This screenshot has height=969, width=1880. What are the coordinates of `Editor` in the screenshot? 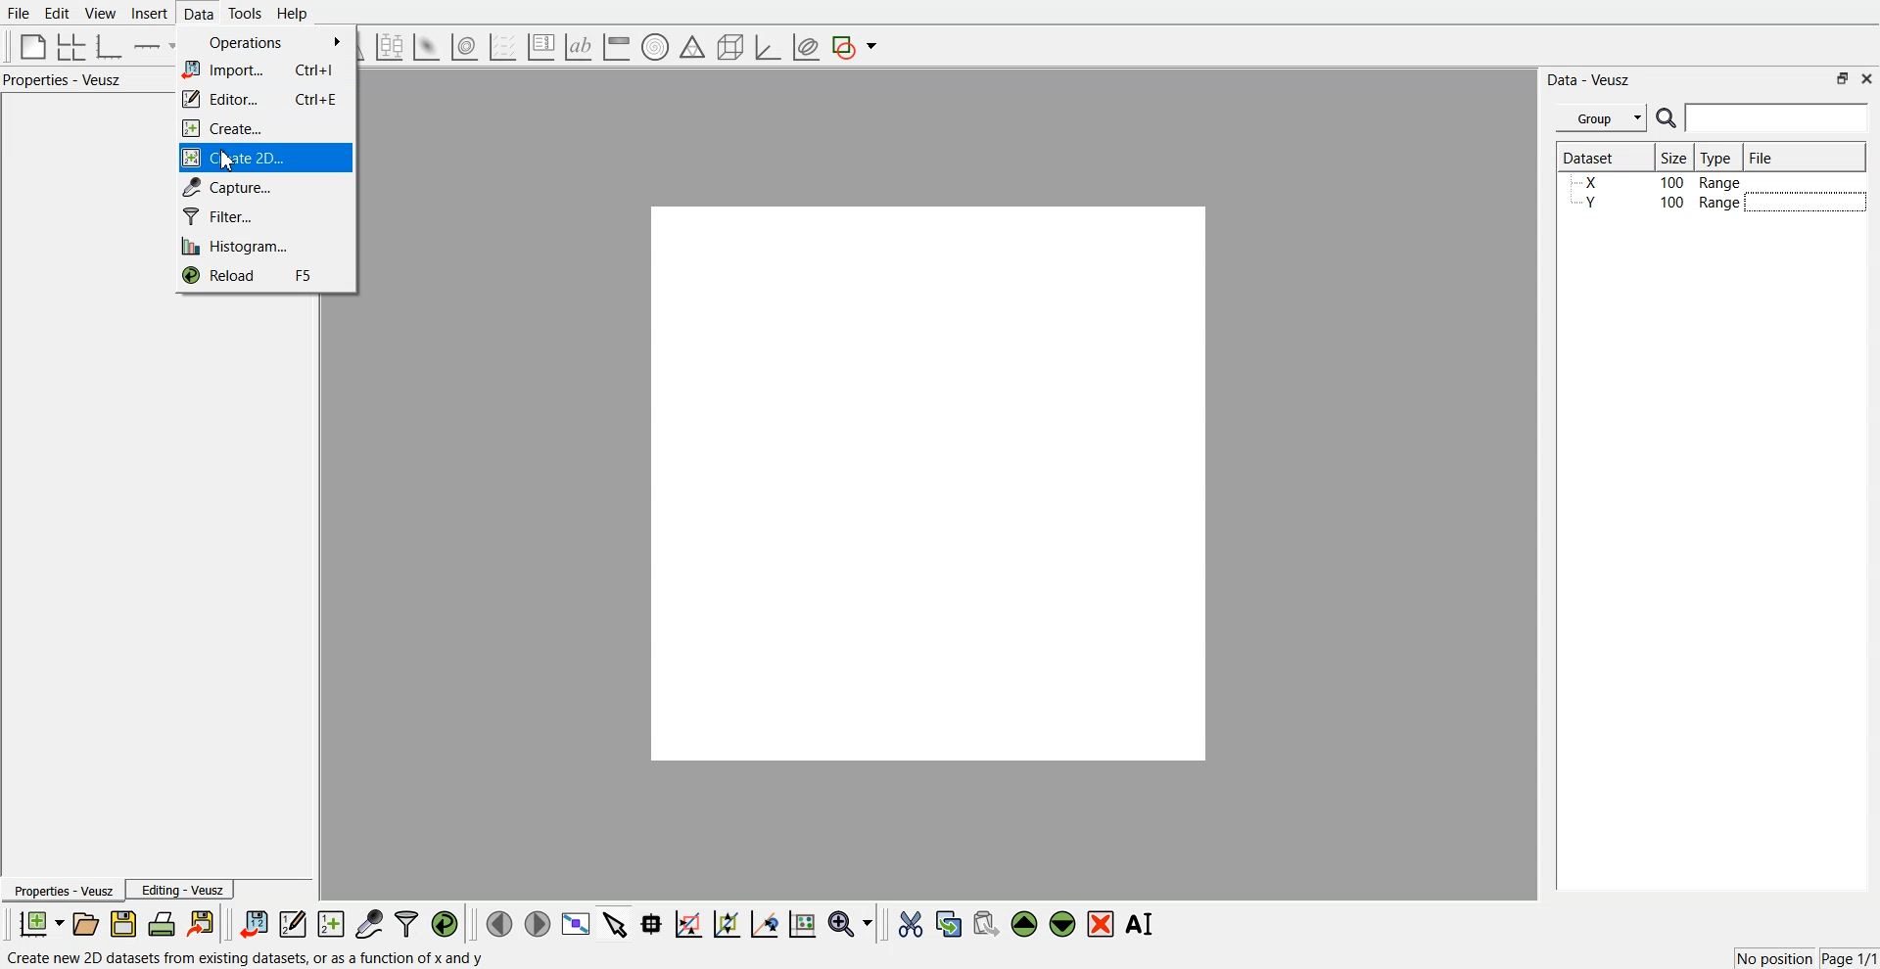 It's located at (264, 99).